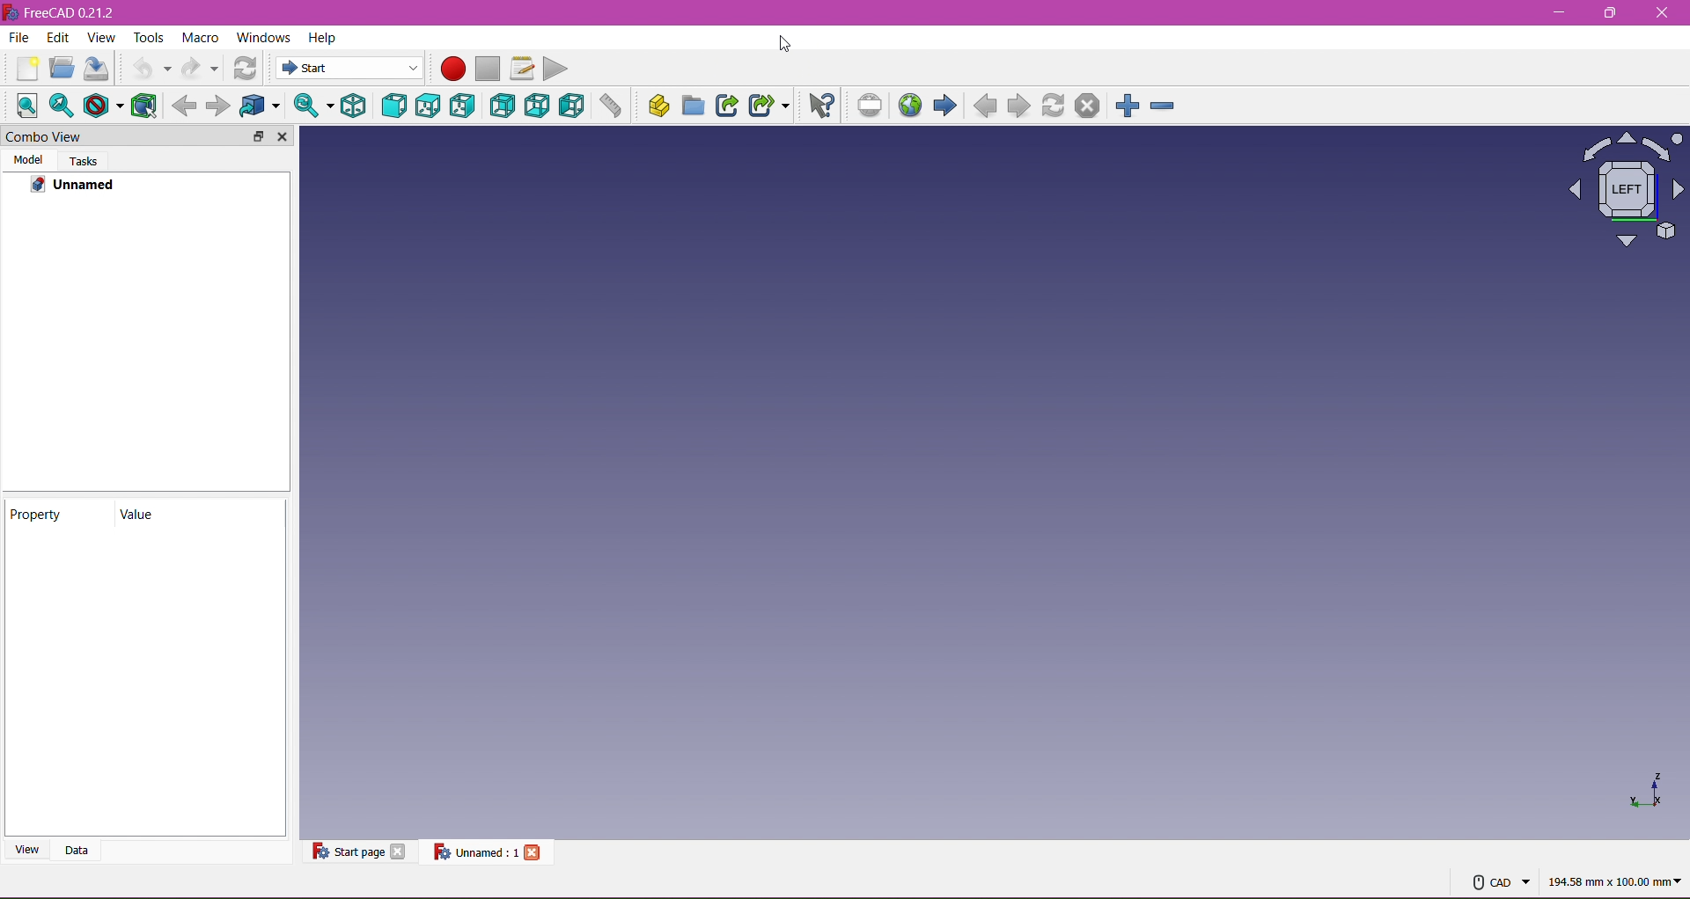 This screenshot has height=899, width=1690. What do you see at coordinates (151, 69) in the screenshot?
I see `Undo` at bounding box center [151, 69].